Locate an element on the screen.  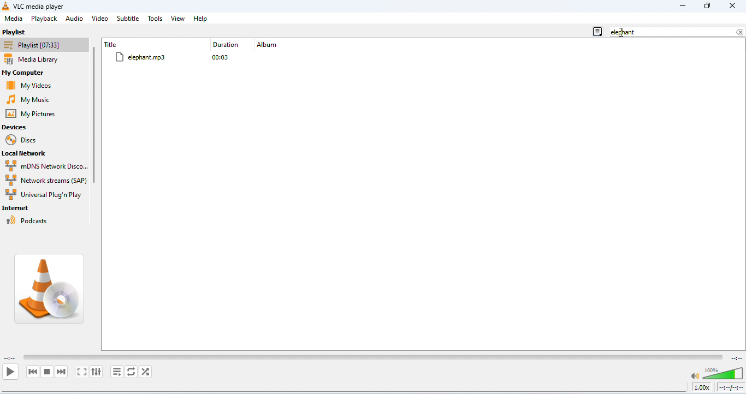
album is located at coordinates (269, 46).